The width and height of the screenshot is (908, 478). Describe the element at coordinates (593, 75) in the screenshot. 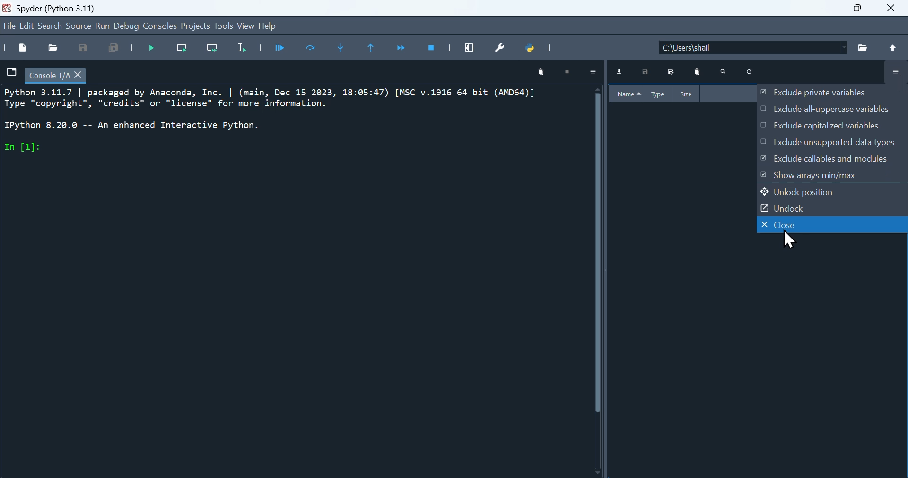

I see `more options` at that location.